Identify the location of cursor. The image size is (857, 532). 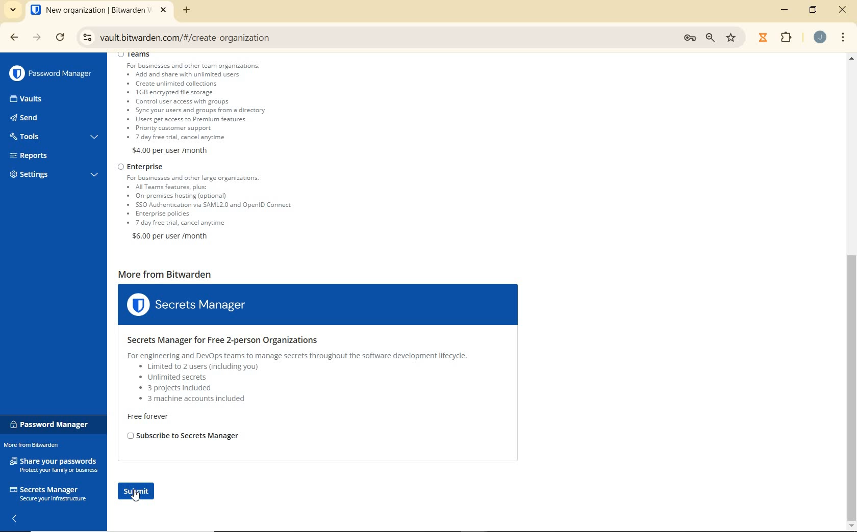
(137, 500).